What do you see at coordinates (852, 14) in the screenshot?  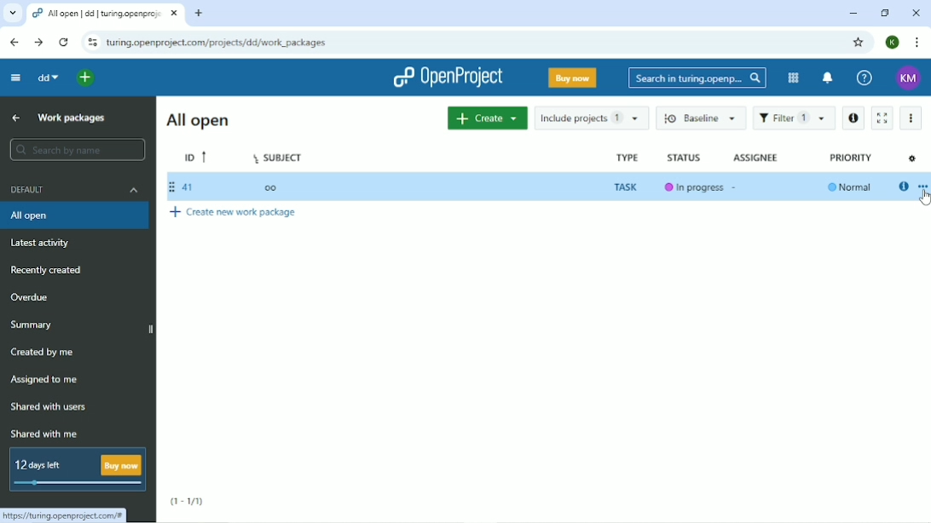 I see `Minimize` at bounding box center [852, 14].